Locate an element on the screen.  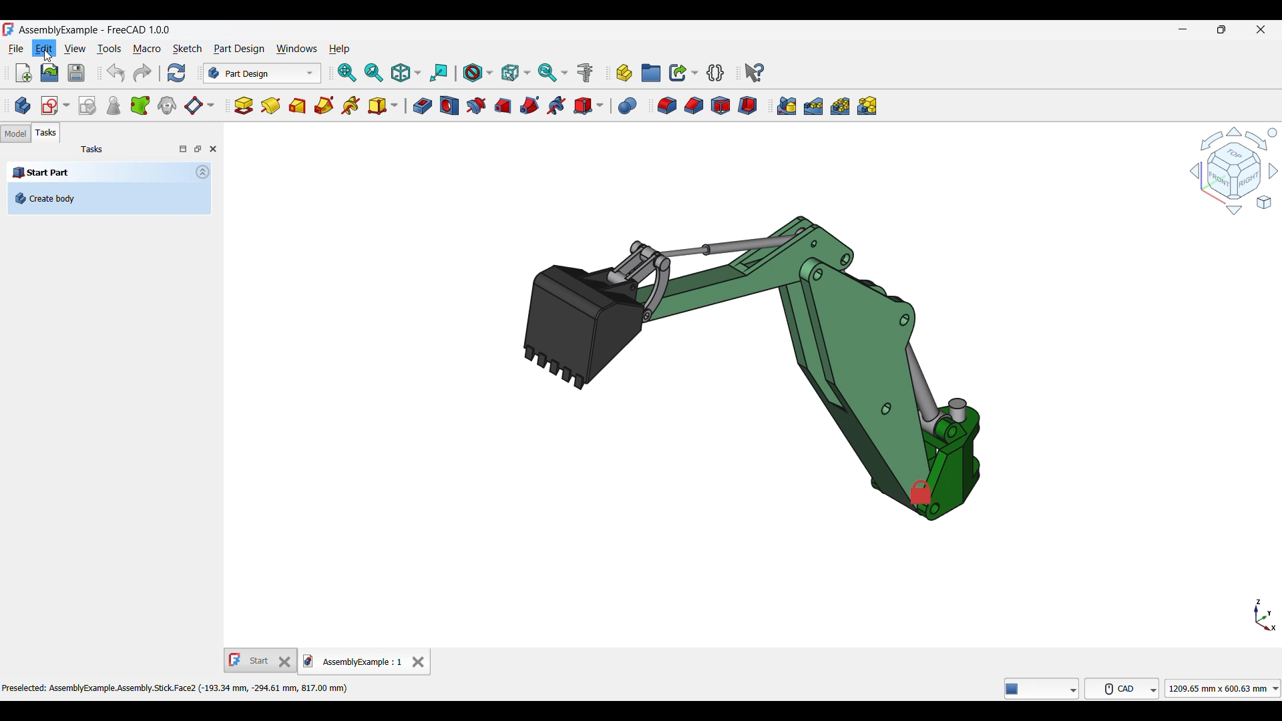
Axis navigation is located at coordinates (1265, 615).